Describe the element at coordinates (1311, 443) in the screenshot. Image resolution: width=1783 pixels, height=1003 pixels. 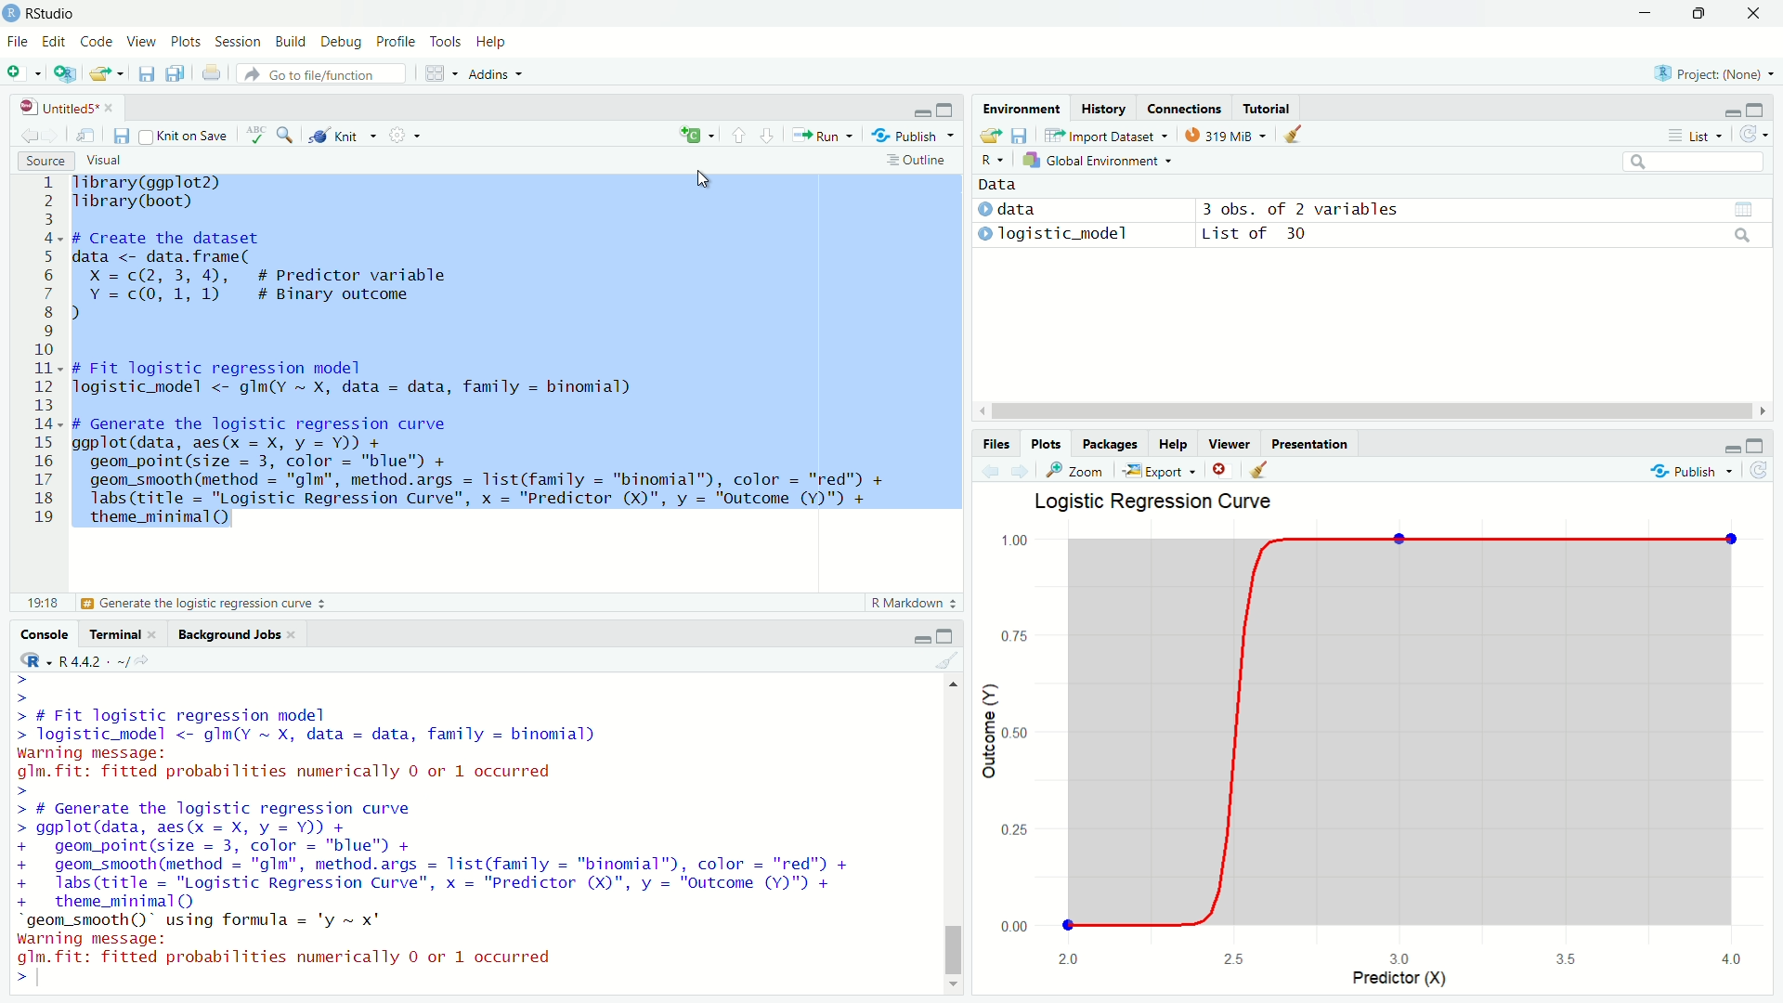
I see `Presentation` at that location.